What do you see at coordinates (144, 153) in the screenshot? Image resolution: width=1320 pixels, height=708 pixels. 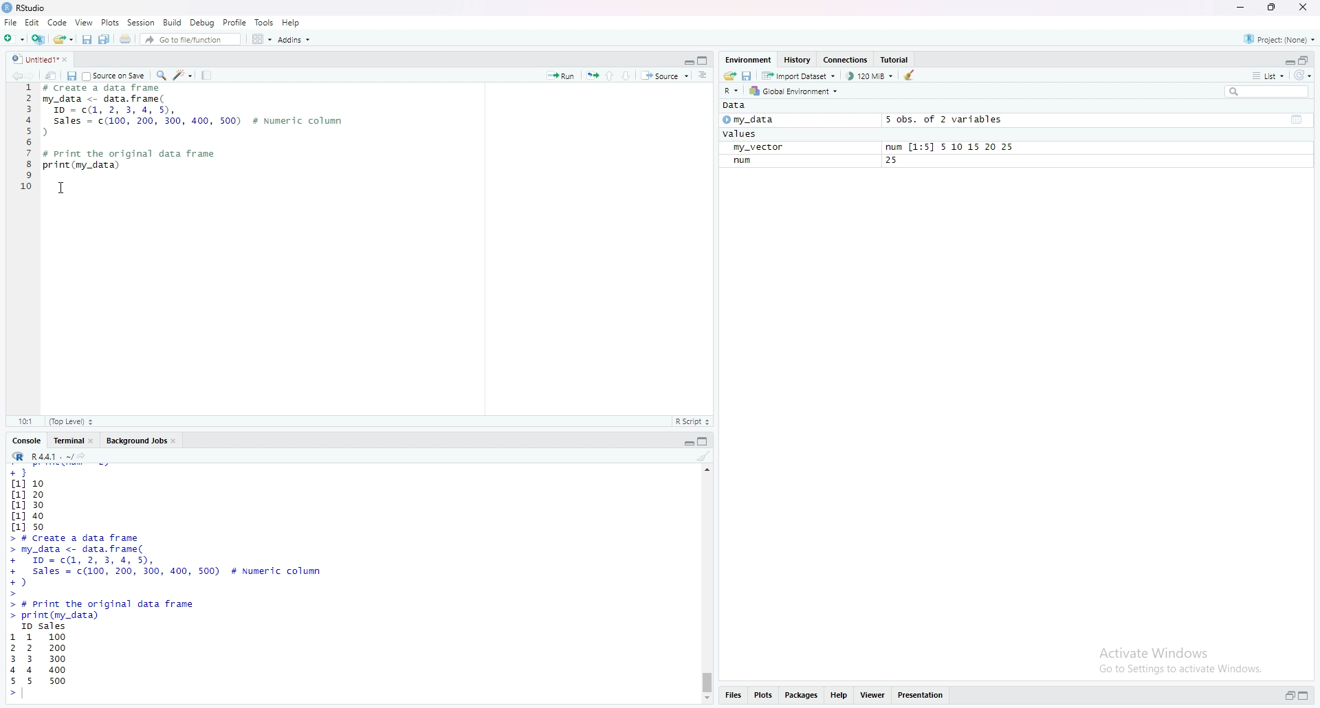 I see `# Print the original frame` at bounding box center [144, 153].